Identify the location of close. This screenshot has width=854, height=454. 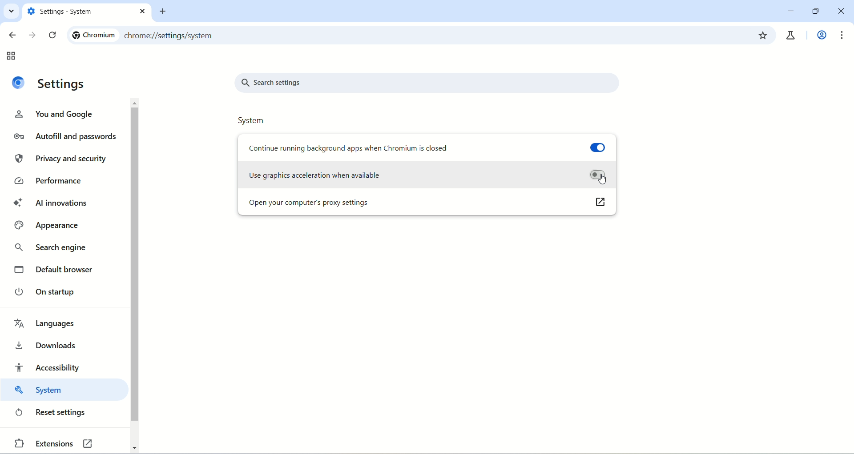
(842, 12).